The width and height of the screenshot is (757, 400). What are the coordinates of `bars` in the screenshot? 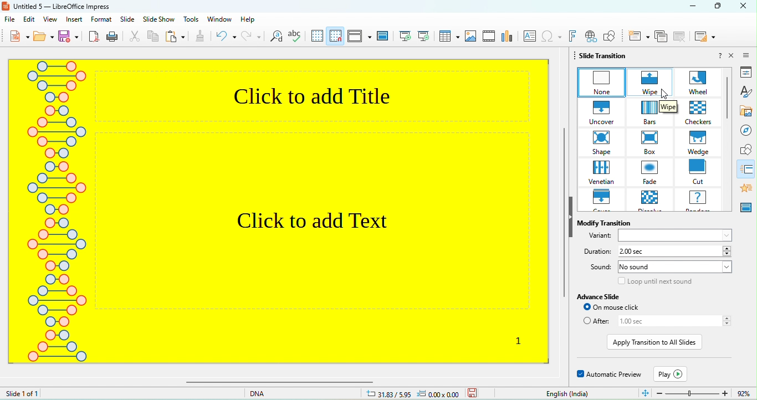 It's located at (653, 113).